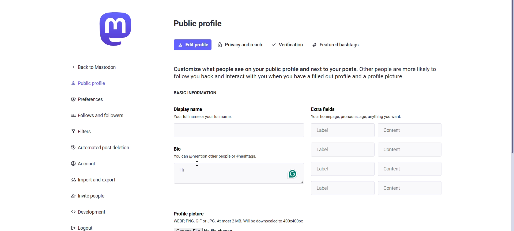  What do you see at coordinates (91, 99) in the screenshot?
I see `Preferences` at bounding box center [91, 99].